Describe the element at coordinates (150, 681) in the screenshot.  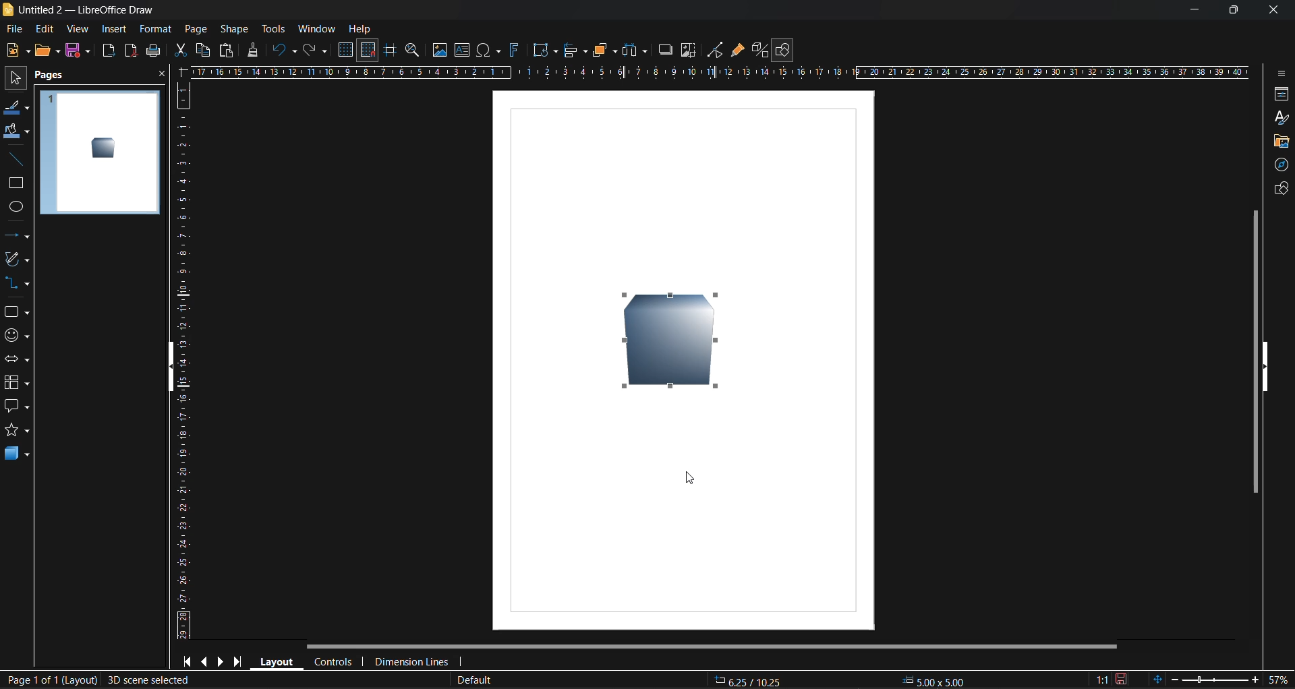
I see `create 3d scene` at that location.